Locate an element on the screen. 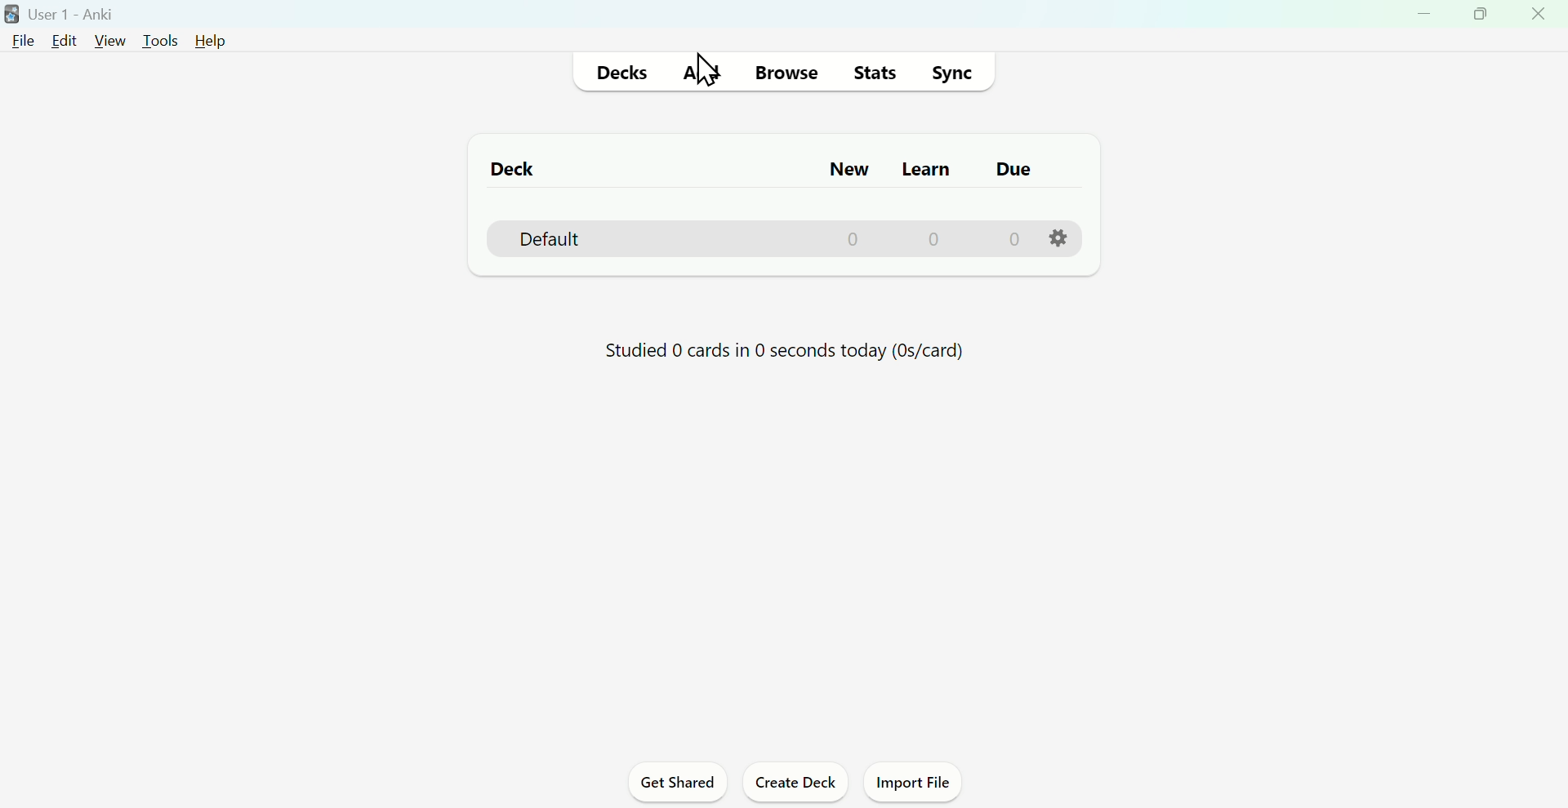  Deck is located at coordinates (506, 169).